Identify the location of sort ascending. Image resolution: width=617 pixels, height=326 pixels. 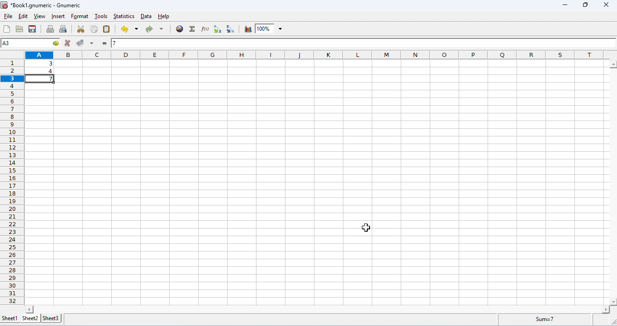
(218, 29).